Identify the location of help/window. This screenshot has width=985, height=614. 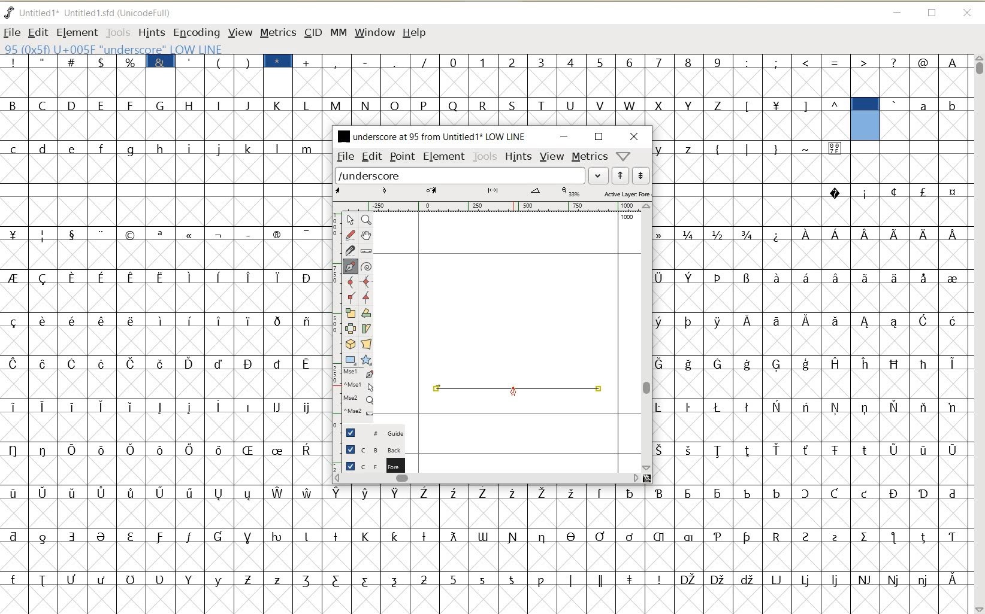
(623, 156).